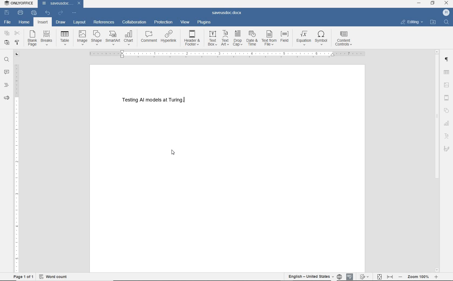 Image resolution: width=453 pixels, height=281 pixels. What do you see at coordinates (6, 86) in the screenshot?
I see `headings` at bounding box center [6, 86].